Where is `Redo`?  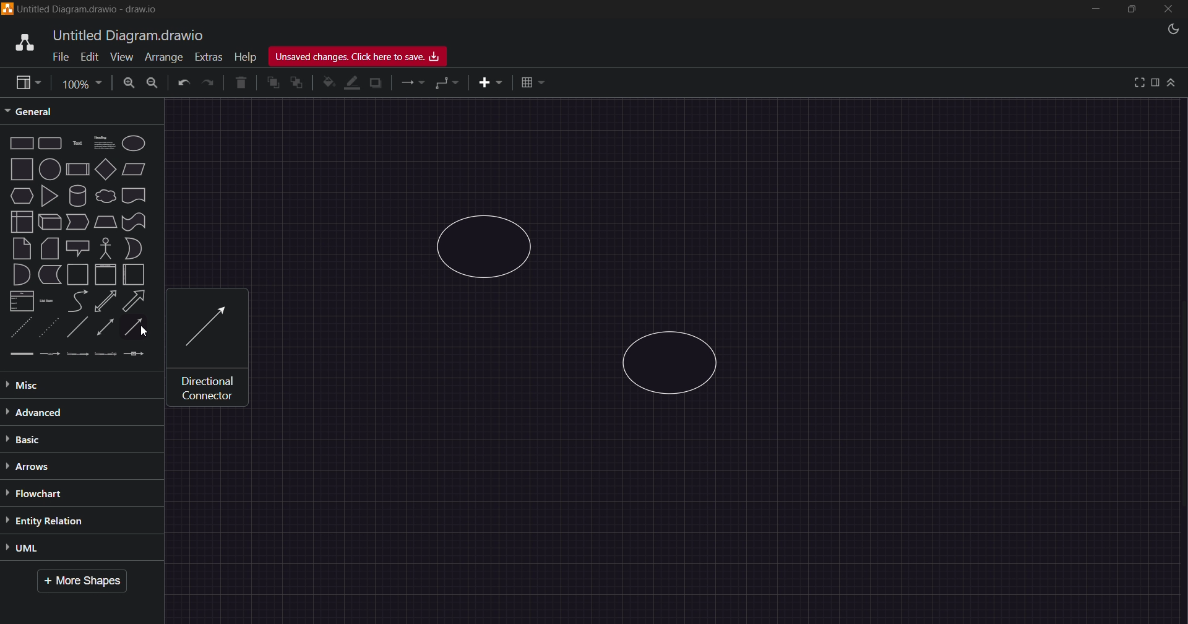
Redo is located at coordinates (210, 83).